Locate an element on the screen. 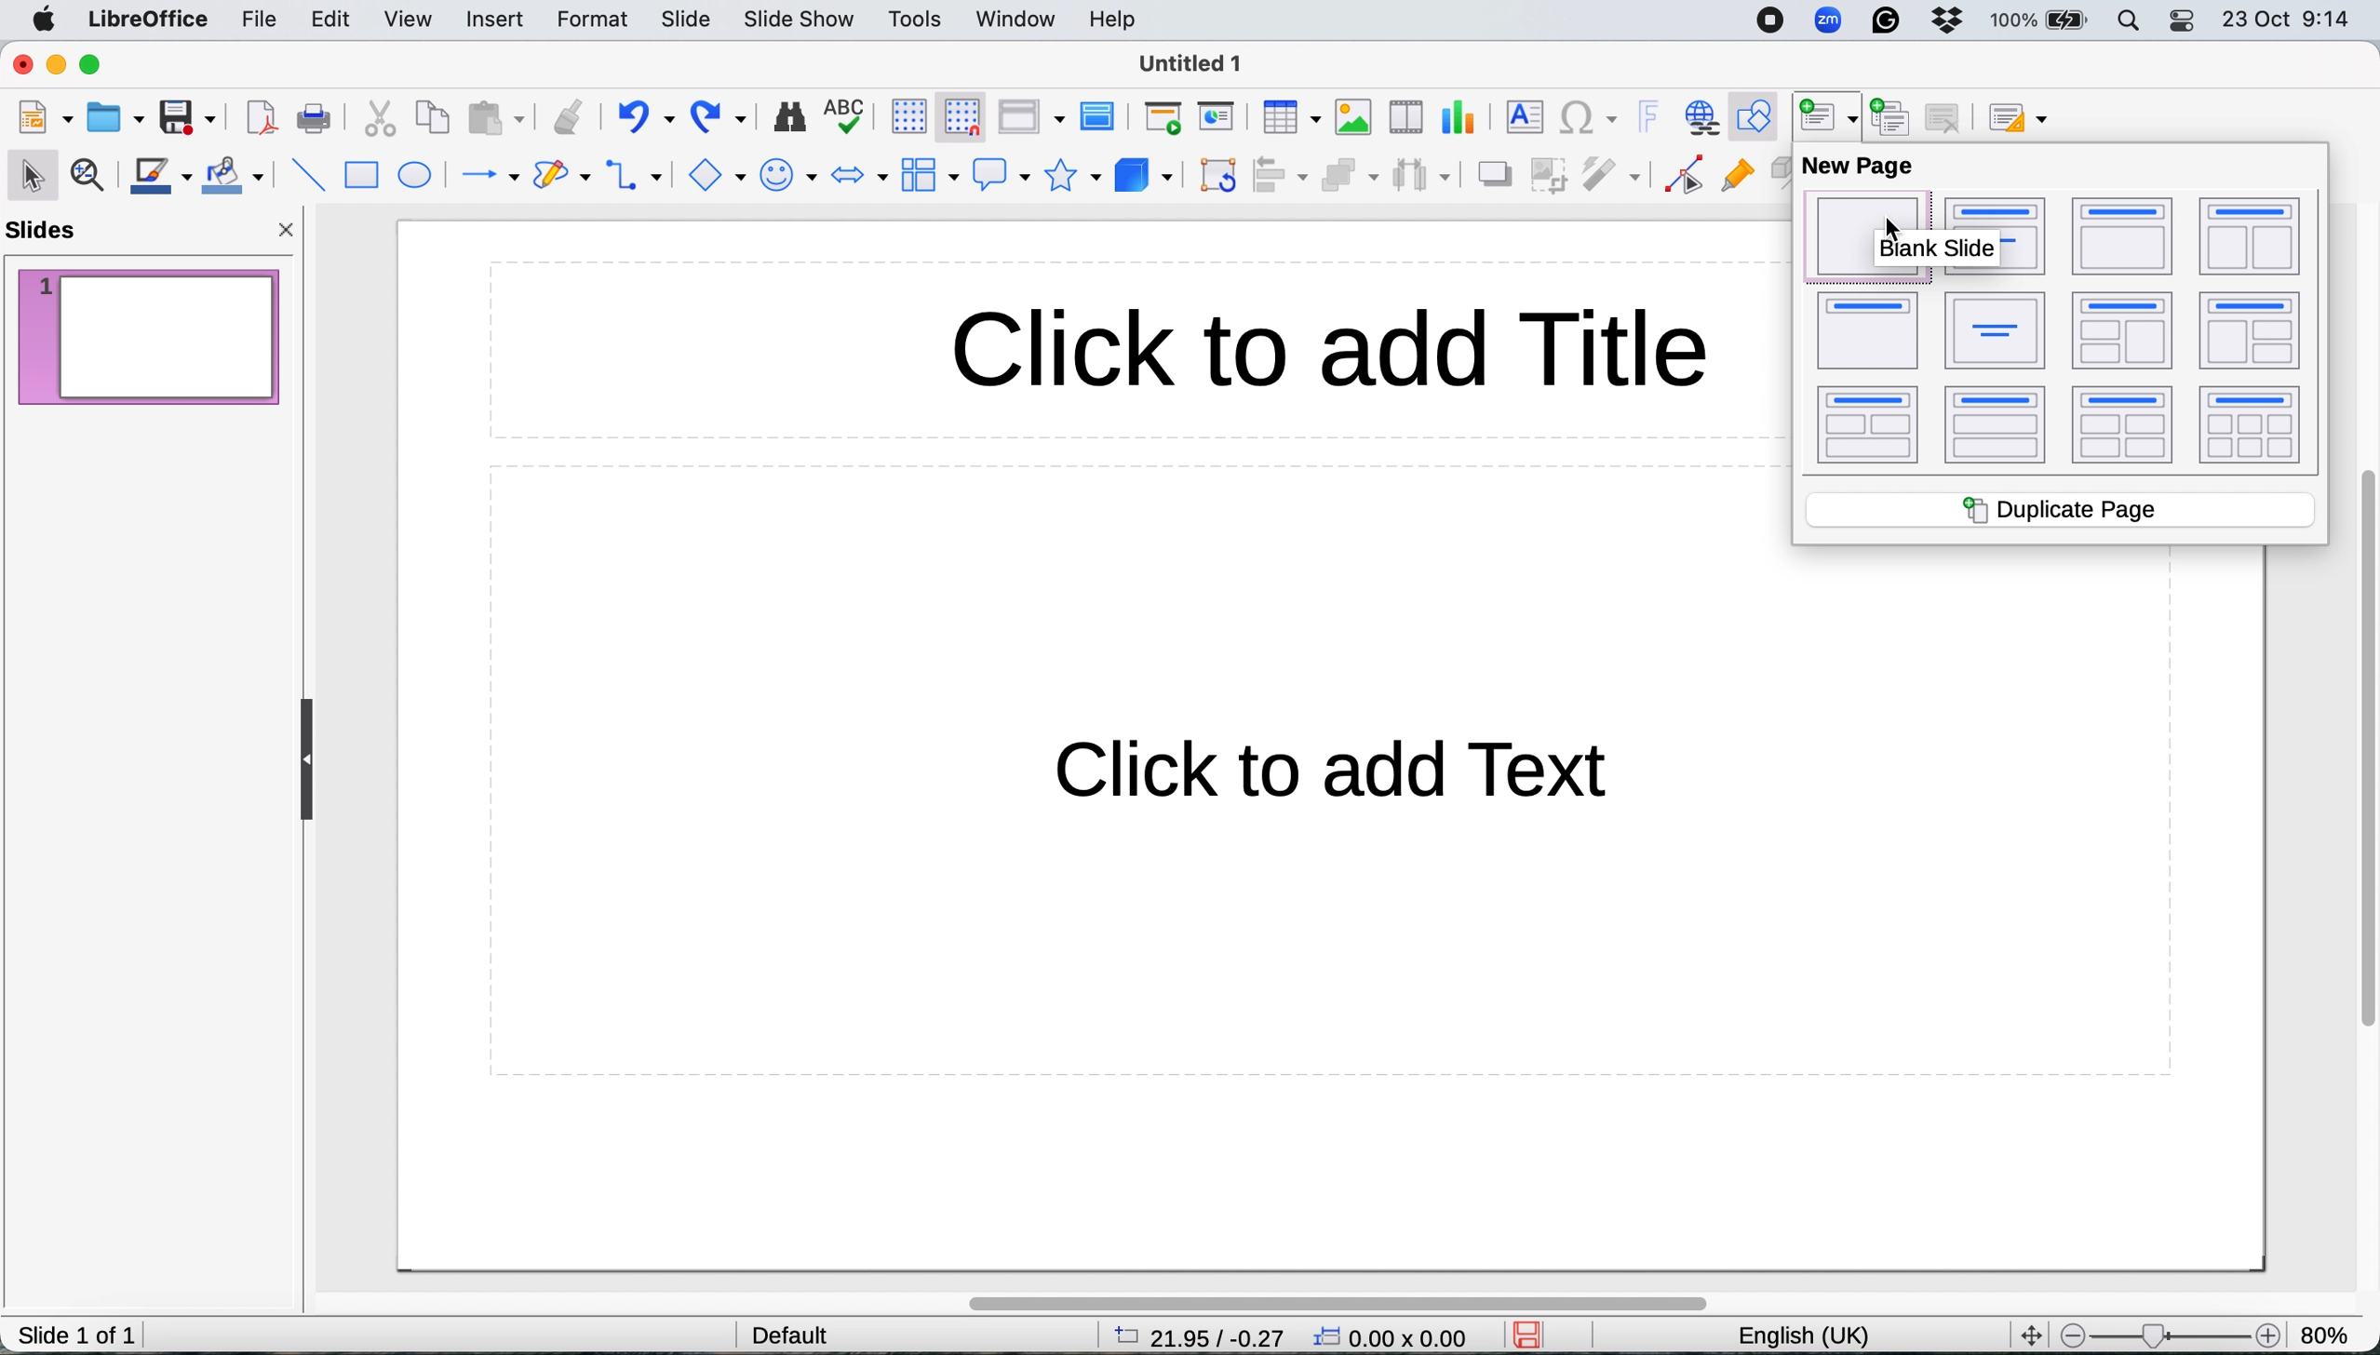 This screenshot has width=2380, height=1355. control center is located at coordinates (2185, 22).